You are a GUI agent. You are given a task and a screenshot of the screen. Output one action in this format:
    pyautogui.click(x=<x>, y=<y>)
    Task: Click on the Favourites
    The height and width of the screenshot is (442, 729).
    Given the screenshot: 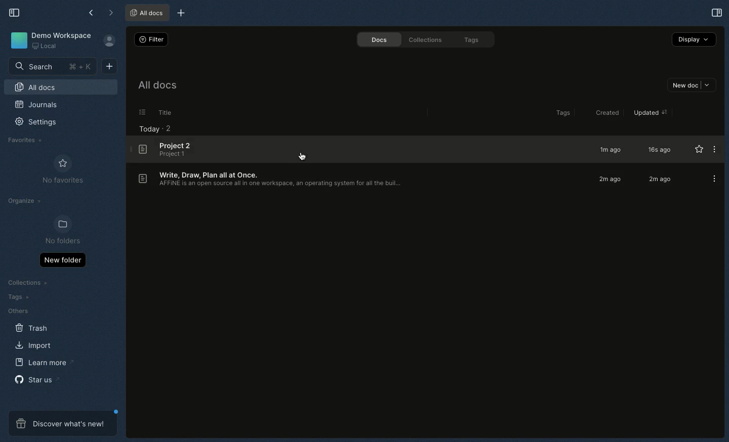 What is the action you would take?
    pyautogui.click(x=26, y=141)
    